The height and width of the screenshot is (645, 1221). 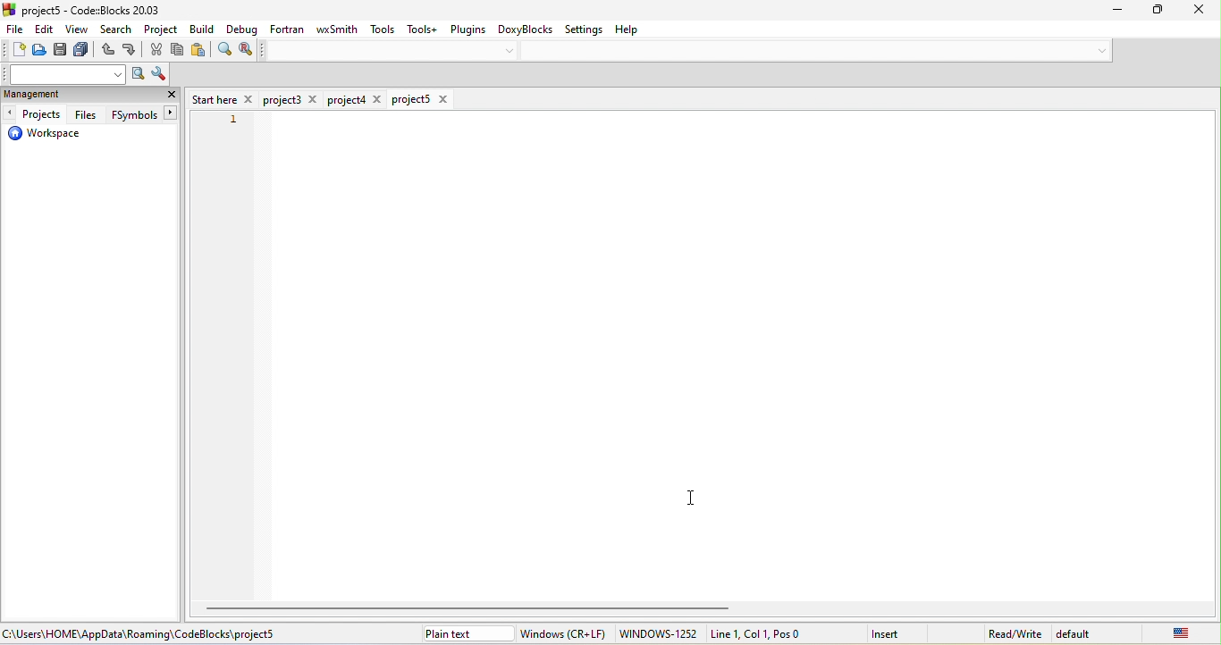 What do you see at coordinates (204, 29) in the screenshot?
I see `build` at bounding box center [204, 29].